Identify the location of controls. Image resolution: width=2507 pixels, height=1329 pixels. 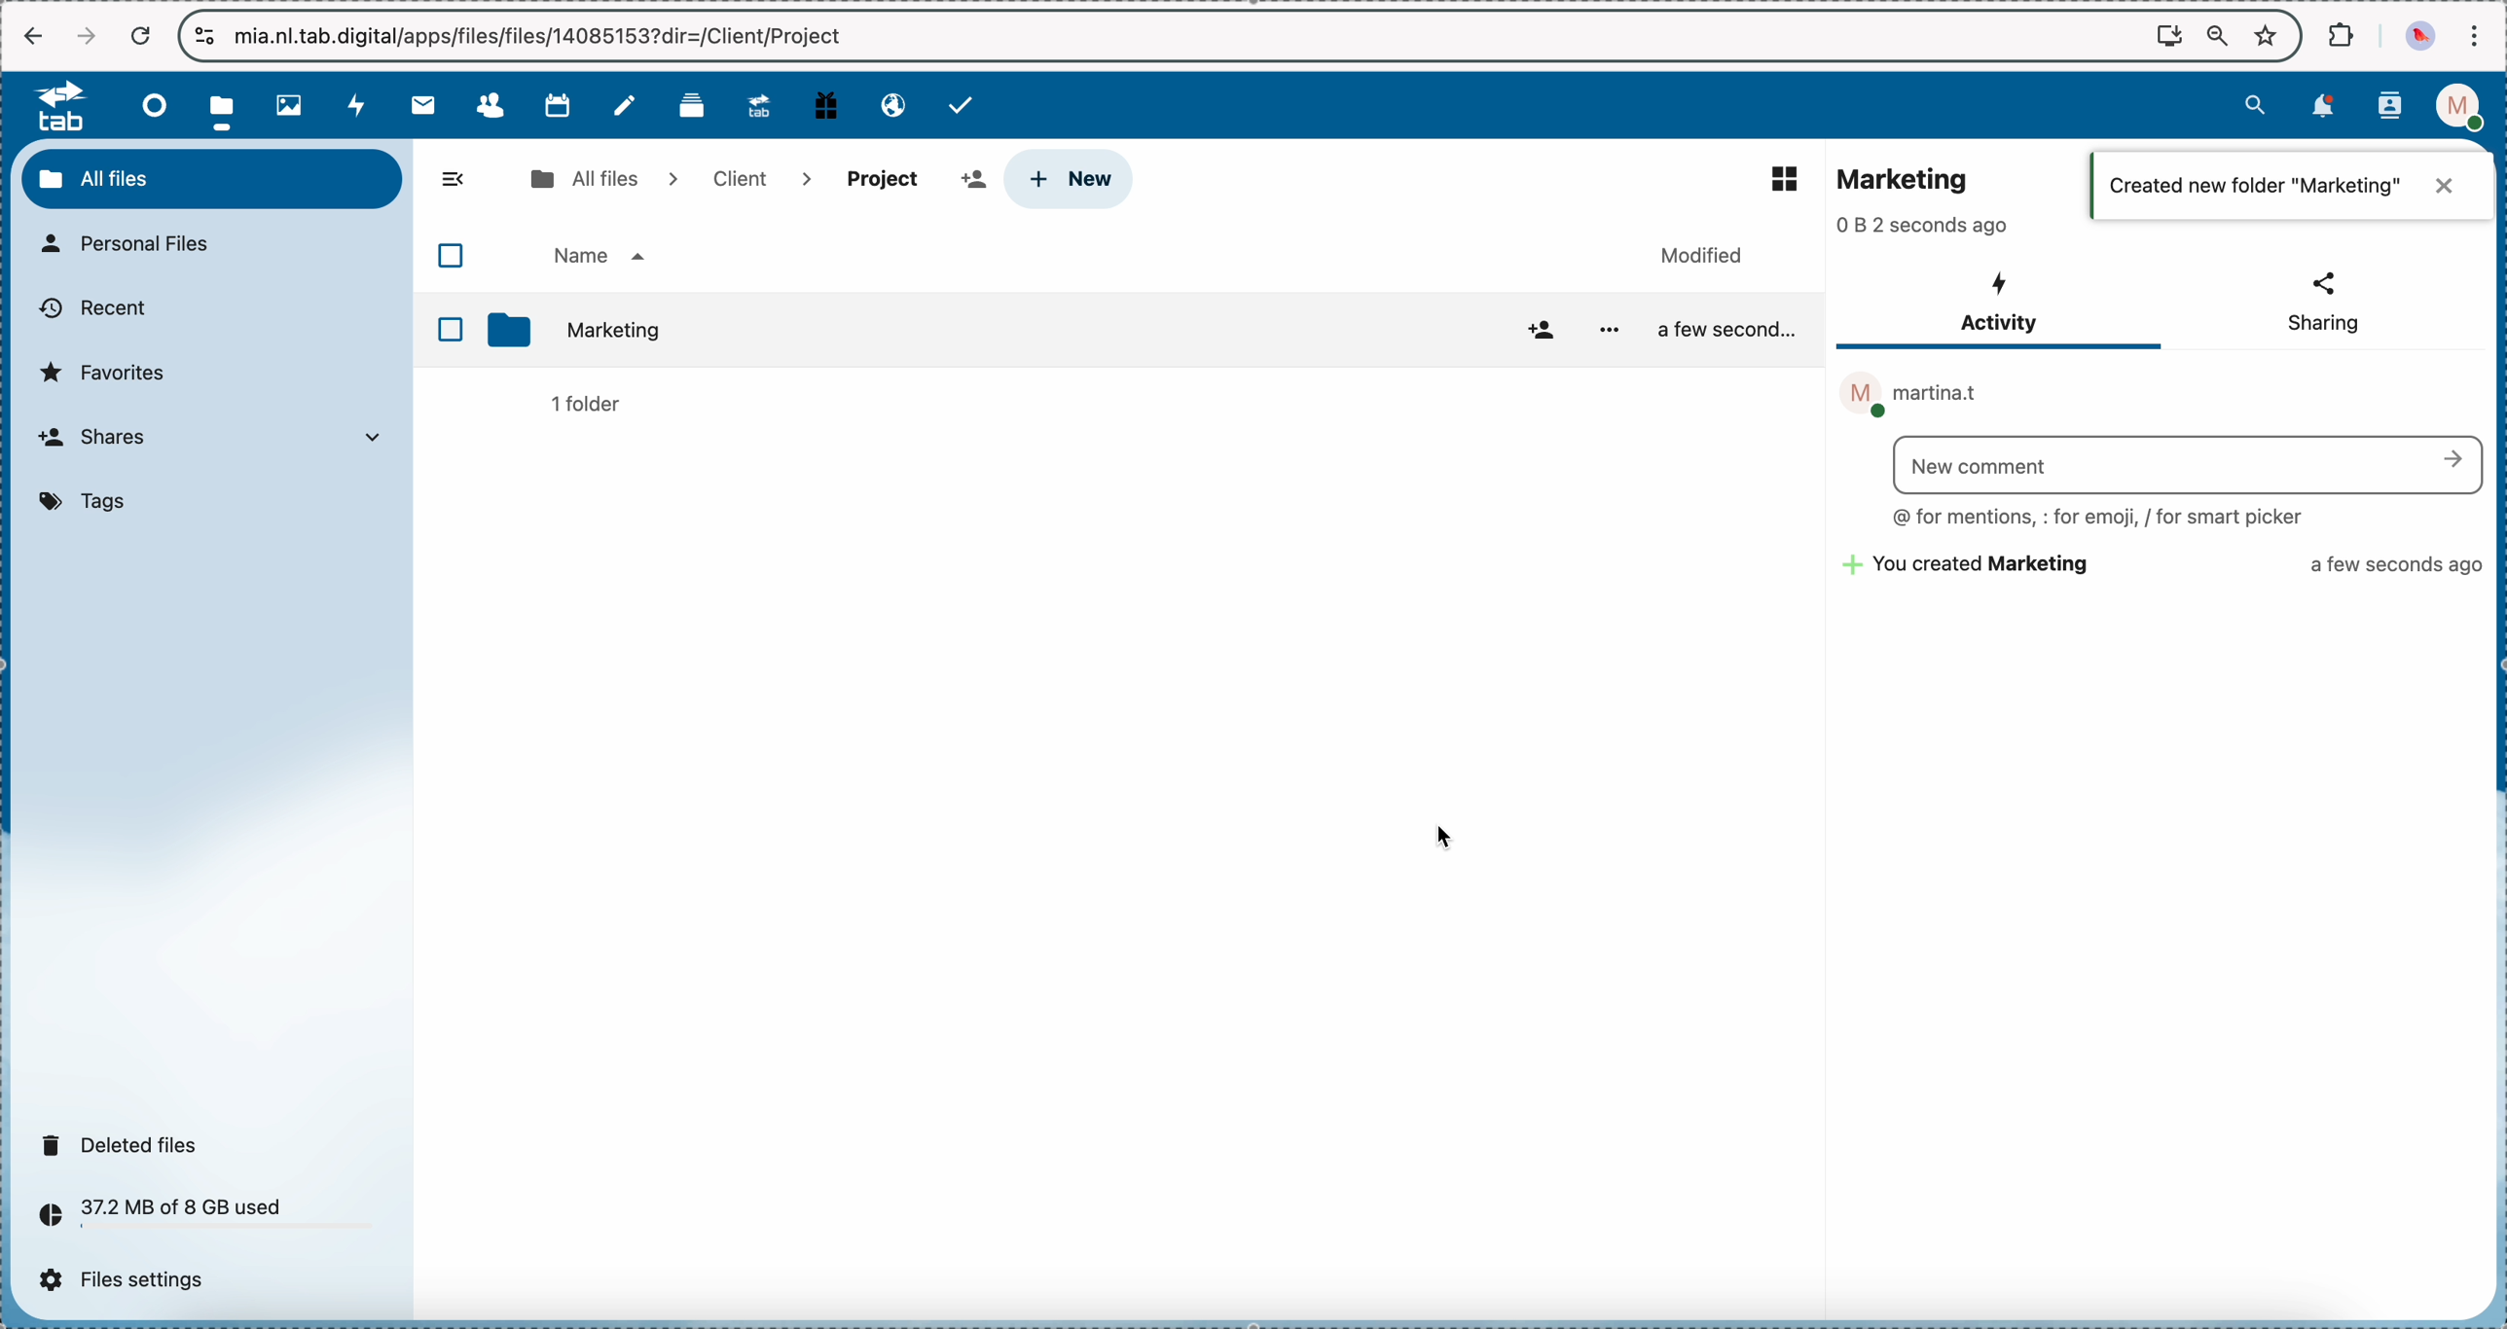
(206, 36).